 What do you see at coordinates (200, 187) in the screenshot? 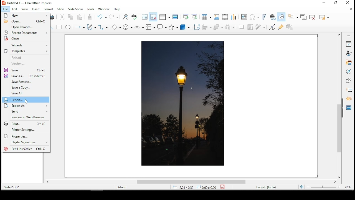
I see `Dimensions` at bounding box center [200, 187].